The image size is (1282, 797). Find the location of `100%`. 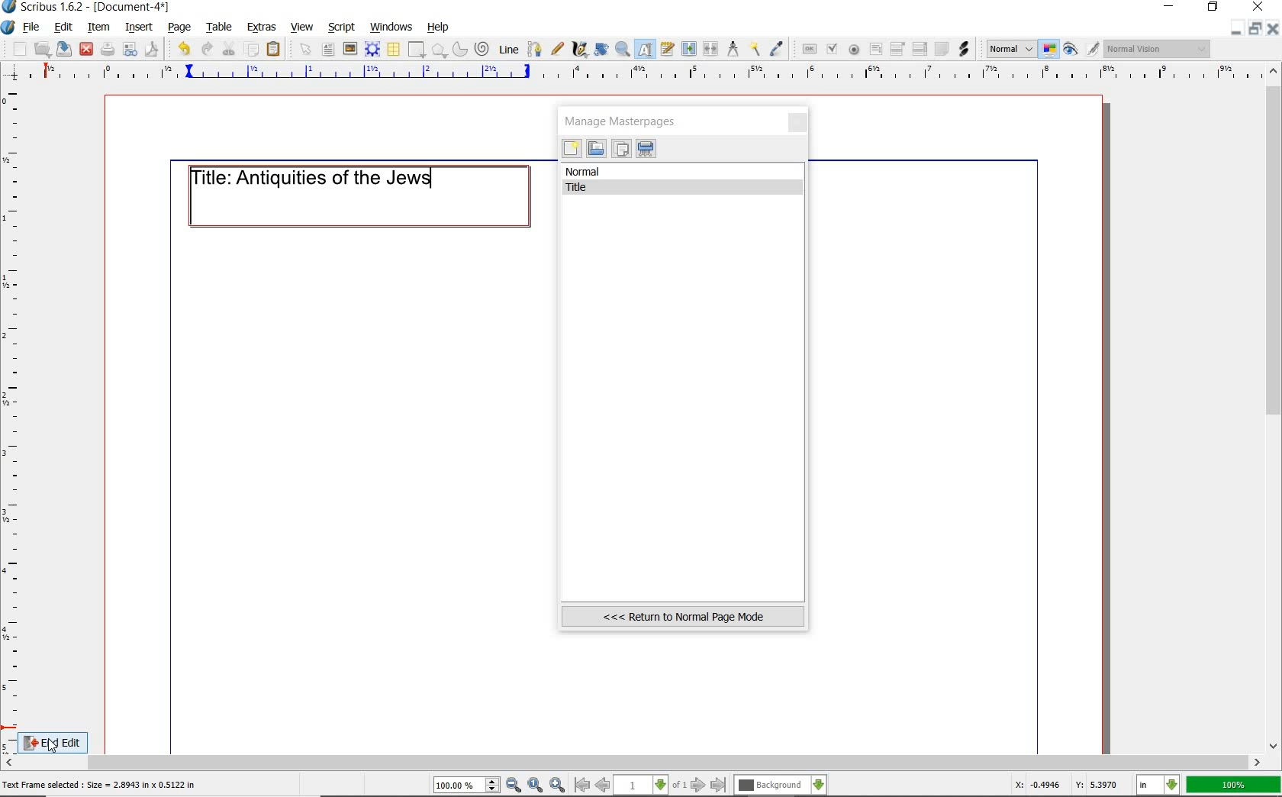

100% is located at coordinates (1235, 785).